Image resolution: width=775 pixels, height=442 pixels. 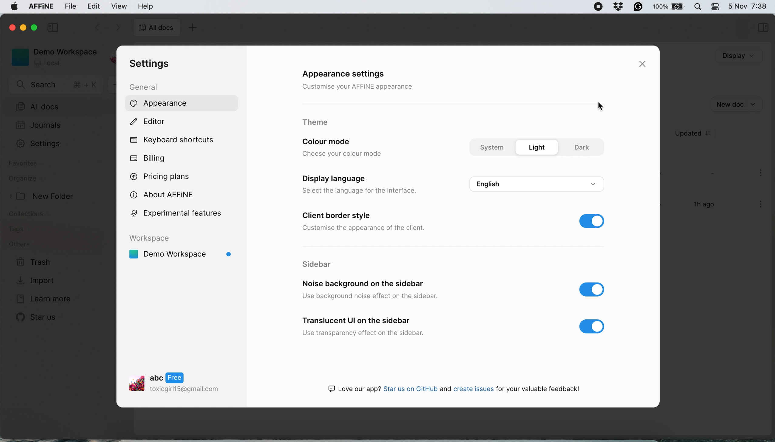 What do you see at coordinates (317, 123) in the screenshot?
I see `theme` at bounding box center [317, 123].